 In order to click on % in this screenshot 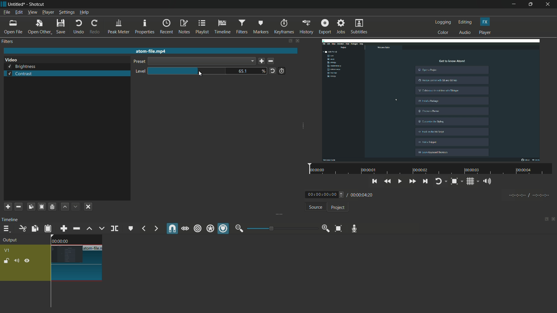, I will do `click(264, 71)`.